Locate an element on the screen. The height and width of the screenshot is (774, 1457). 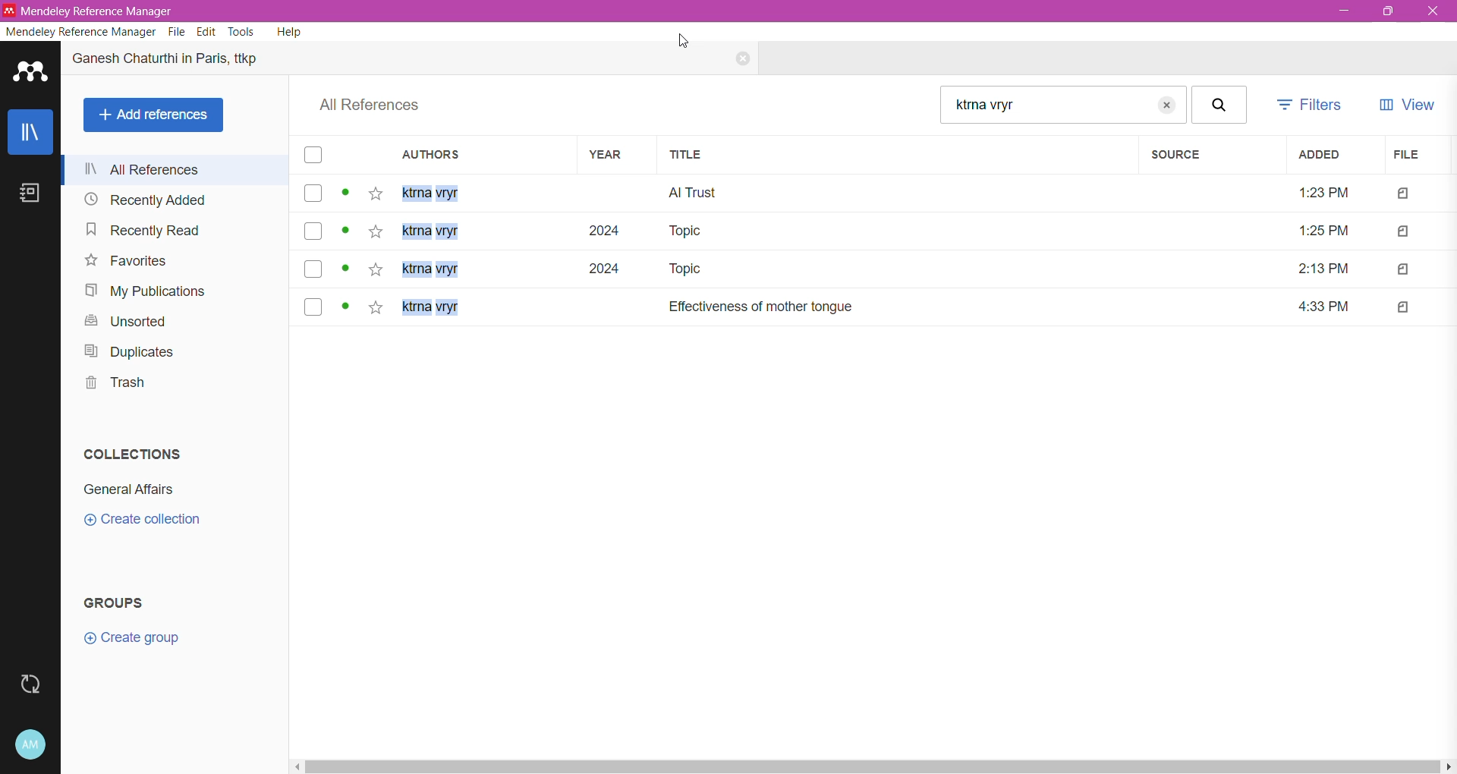
All References is located at coordinates (376, 105).